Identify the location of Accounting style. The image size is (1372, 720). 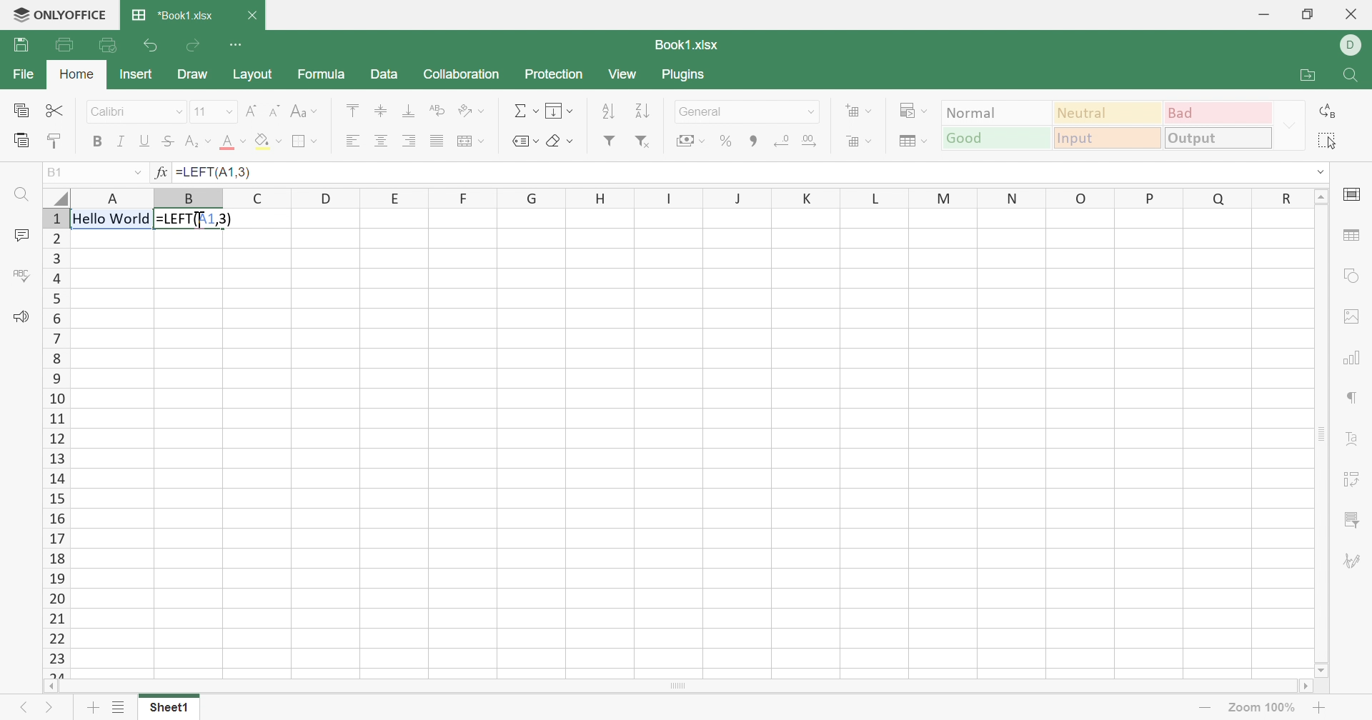
(690, 140).